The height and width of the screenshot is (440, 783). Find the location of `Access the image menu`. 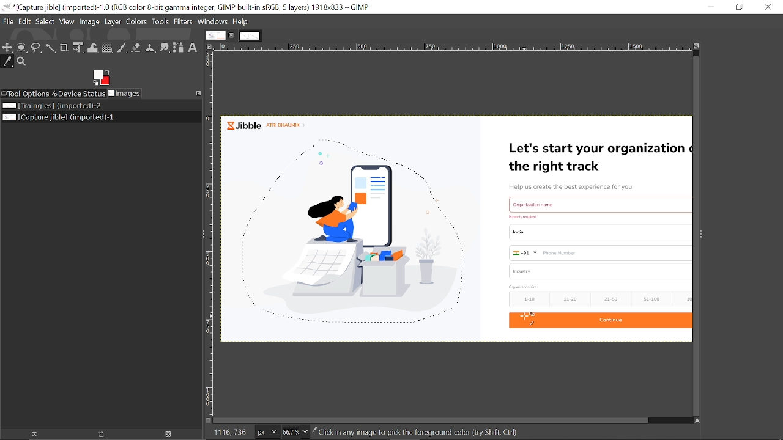

Access the image menu is located at coordinates (209, 46).